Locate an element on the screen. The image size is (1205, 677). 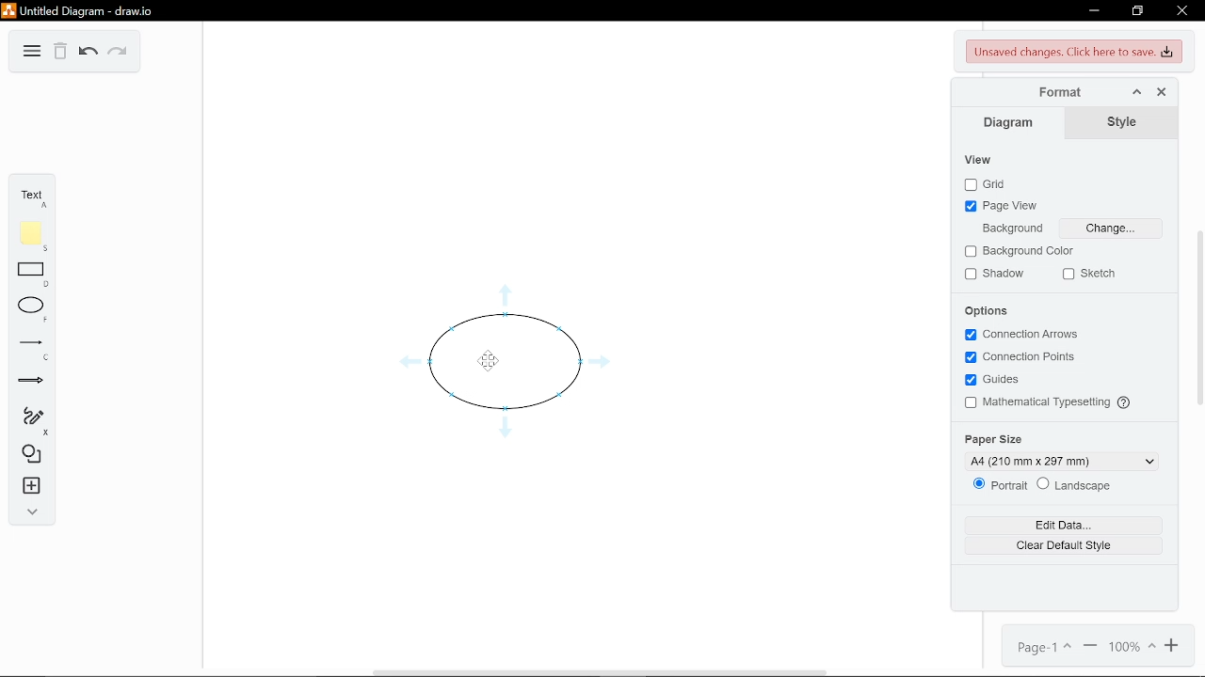
Change is located at coordinates (1110, 228).